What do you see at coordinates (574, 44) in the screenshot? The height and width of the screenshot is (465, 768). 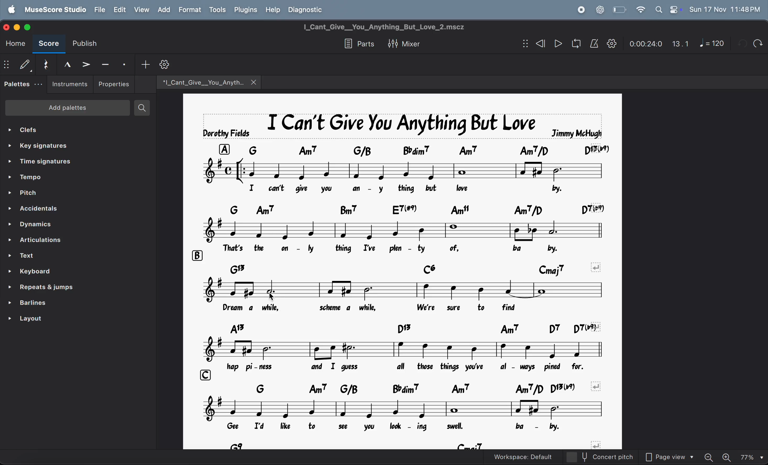 I see `loop playback` at bounding box center [574, 44].